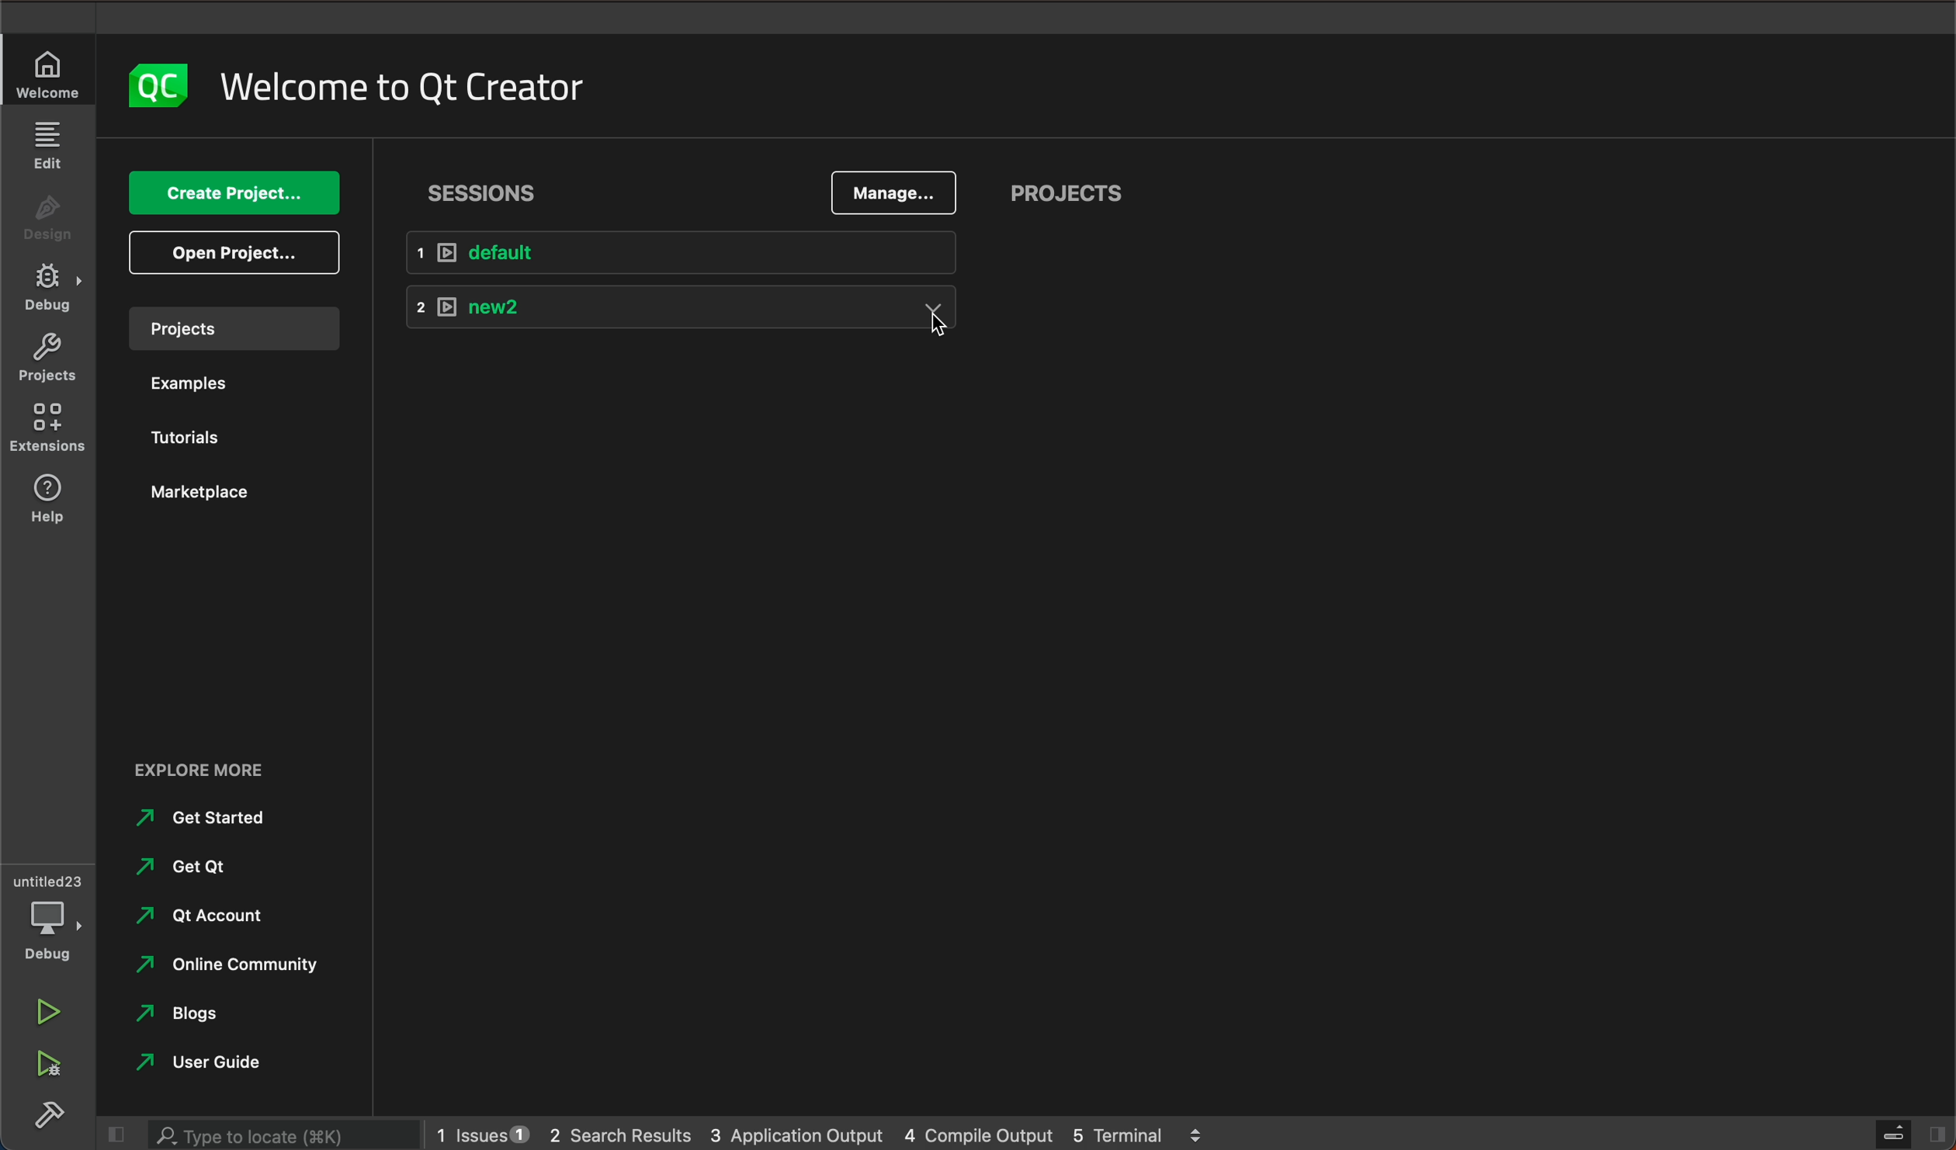  What do you see at coordinates (46, 1060) in the screenshot?
I see `run debug` at bounding box center [46, 1060].